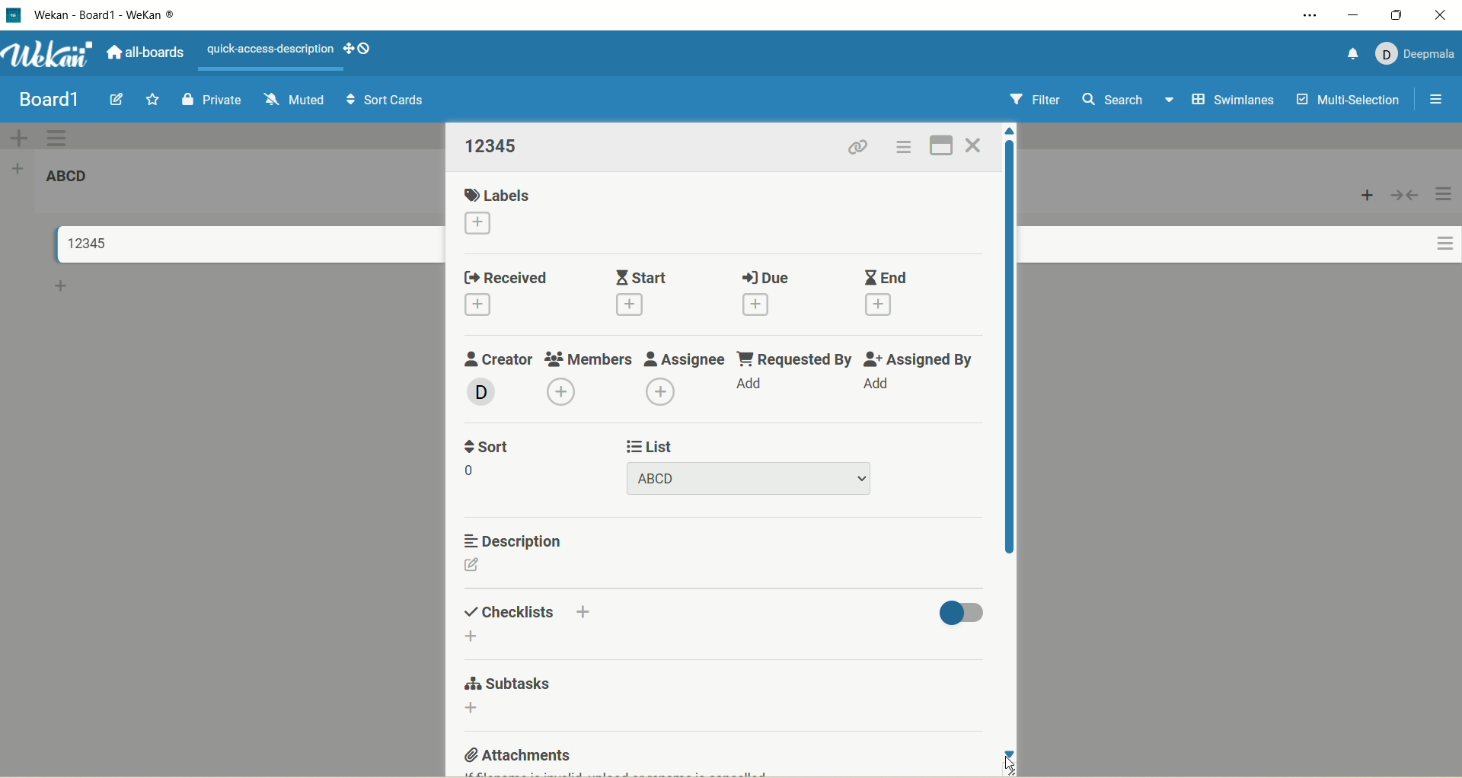 The height and width of the screenshot is (778, 1462). What do you see at coordinates (879, 307) in the screenshot?
I see `add` at bounding box center [879, 307].